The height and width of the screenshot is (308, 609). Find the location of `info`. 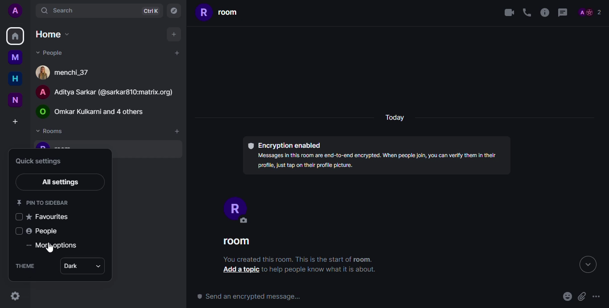

info is located at coordinates (299, 259).